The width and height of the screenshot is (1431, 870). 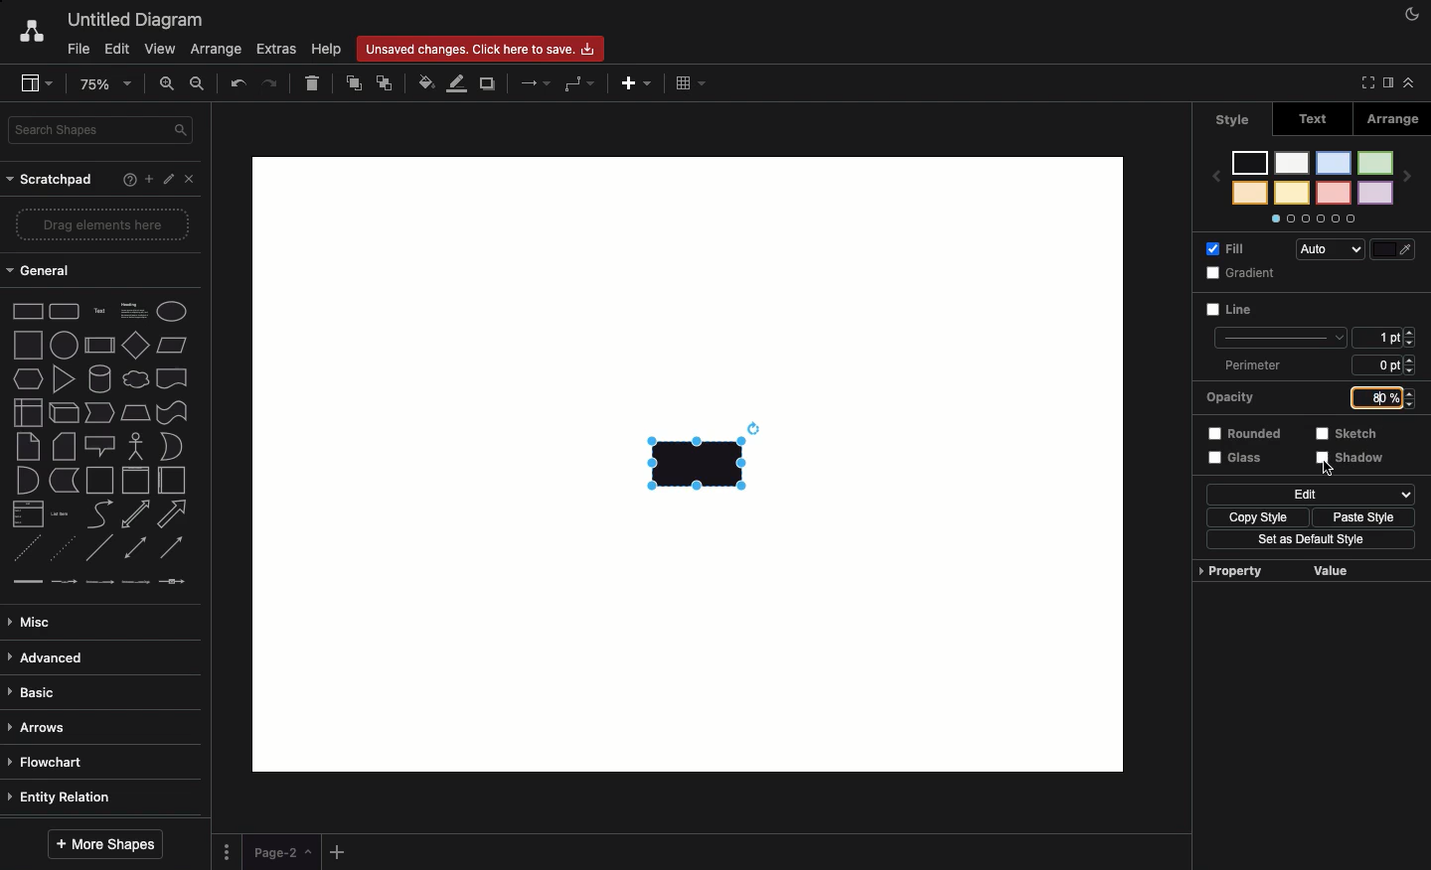 I want to click on Style, so click(x=1227, y=121).